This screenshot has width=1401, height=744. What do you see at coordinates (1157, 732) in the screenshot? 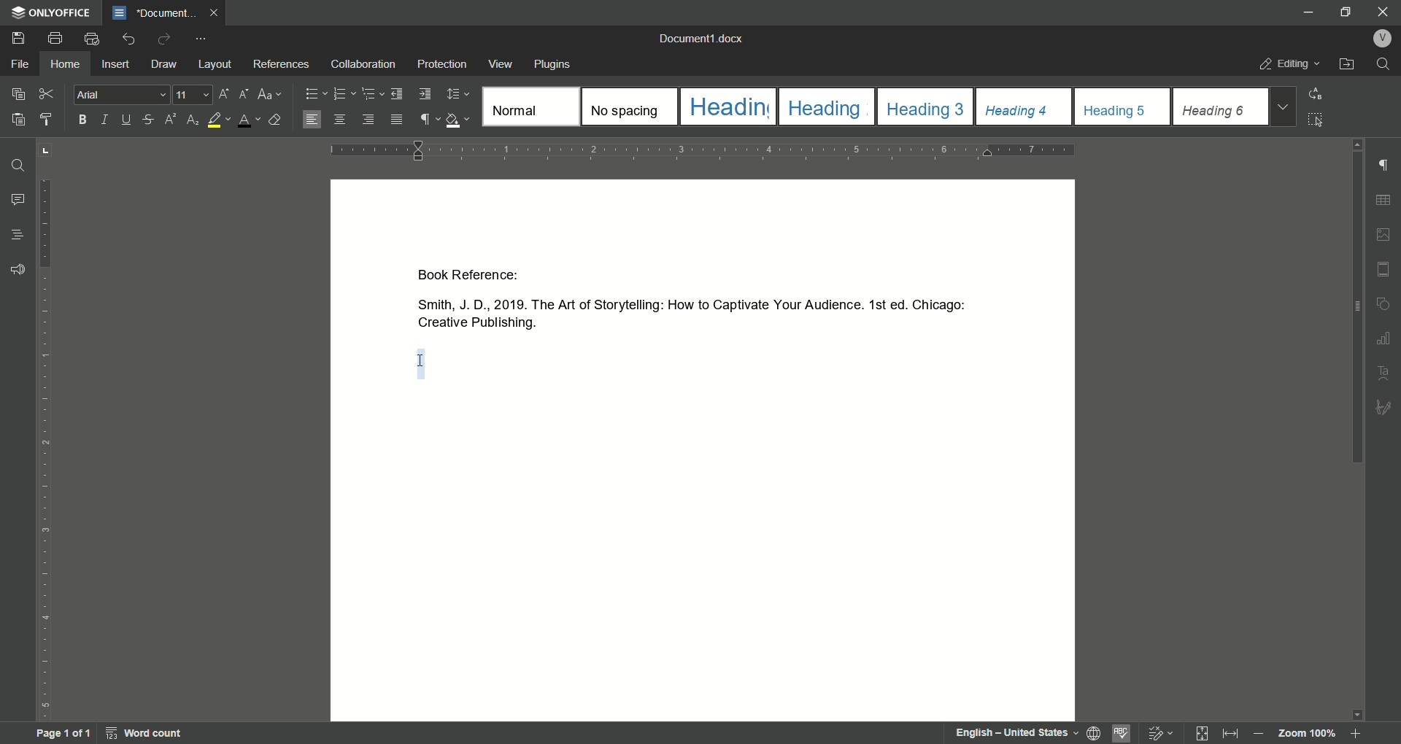
I see `track changes` at bounding box center [1157, 732].